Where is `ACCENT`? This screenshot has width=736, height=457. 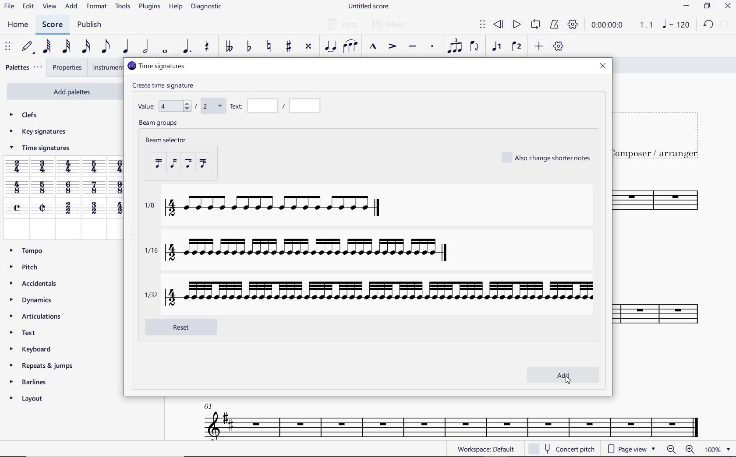
ACCENT is located at coordinates (392, 47).